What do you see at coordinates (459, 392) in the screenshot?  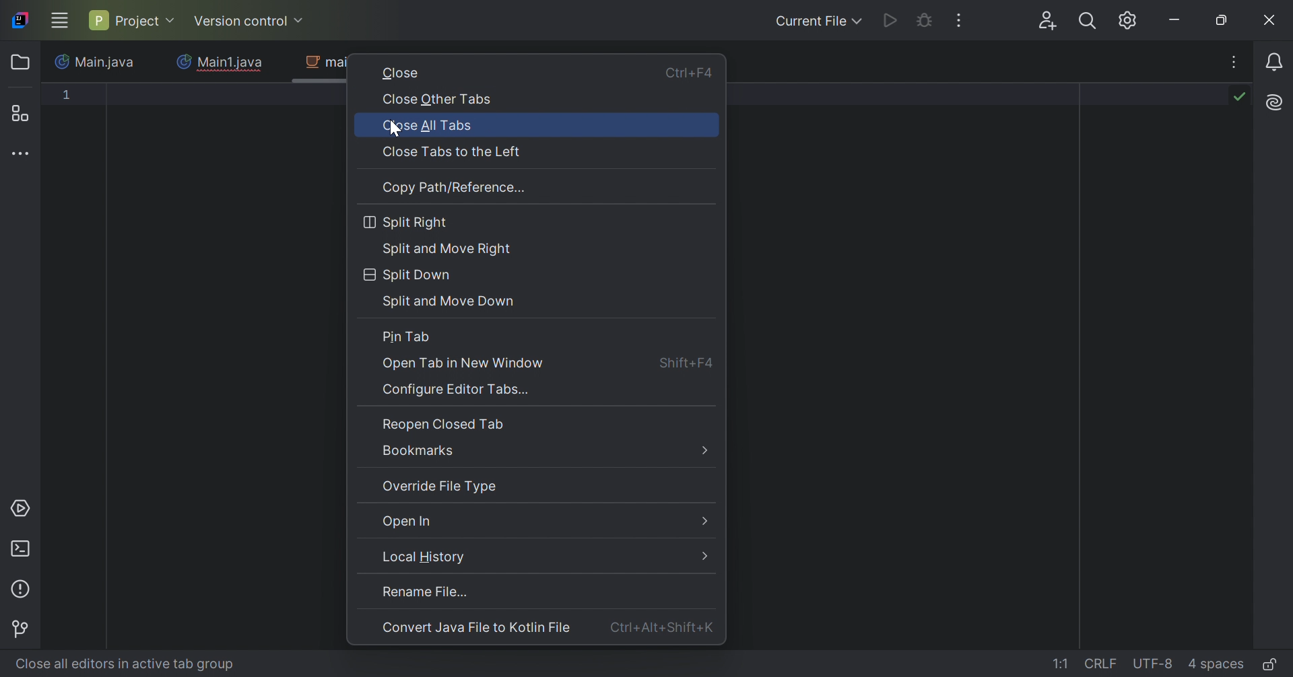 I see `Configure Editor Tabs` at bounding box center [459, 392].